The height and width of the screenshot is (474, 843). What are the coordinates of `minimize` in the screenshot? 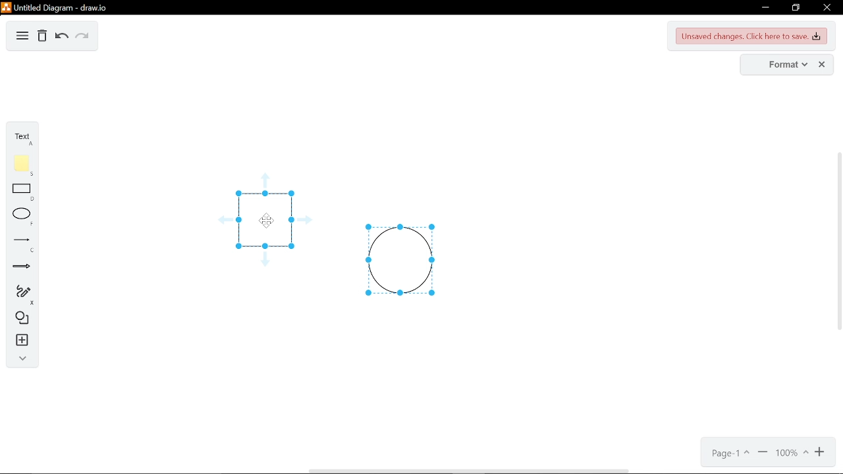 It's located at (764, 9).